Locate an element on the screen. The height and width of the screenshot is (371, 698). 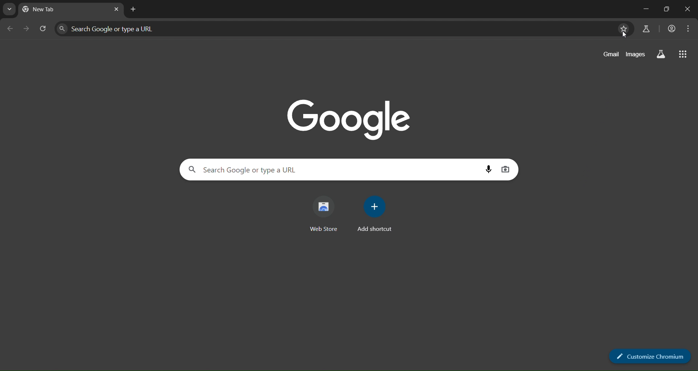
search labs is located at coordinates (662, 54).